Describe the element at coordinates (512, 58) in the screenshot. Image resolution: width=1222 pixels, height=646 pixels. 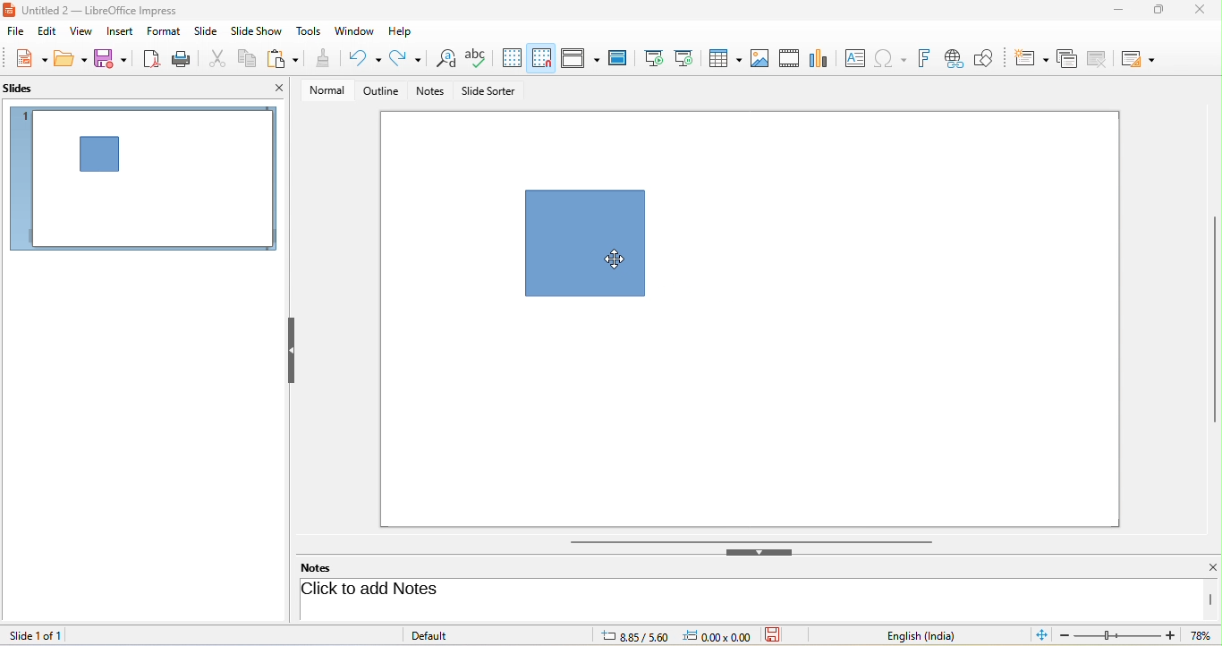
I see `display grid` at that location.